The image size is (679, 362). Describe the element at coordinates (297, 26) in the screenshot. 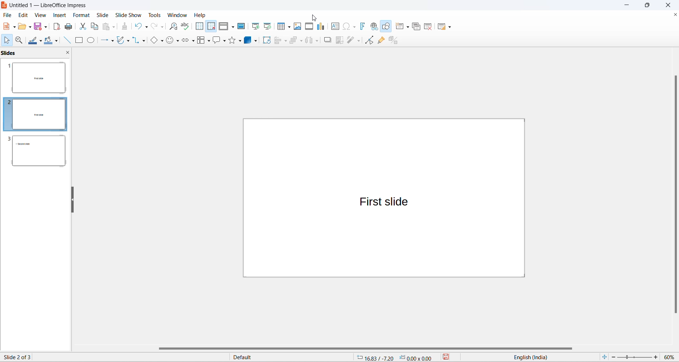

I see `insert images` at that location.